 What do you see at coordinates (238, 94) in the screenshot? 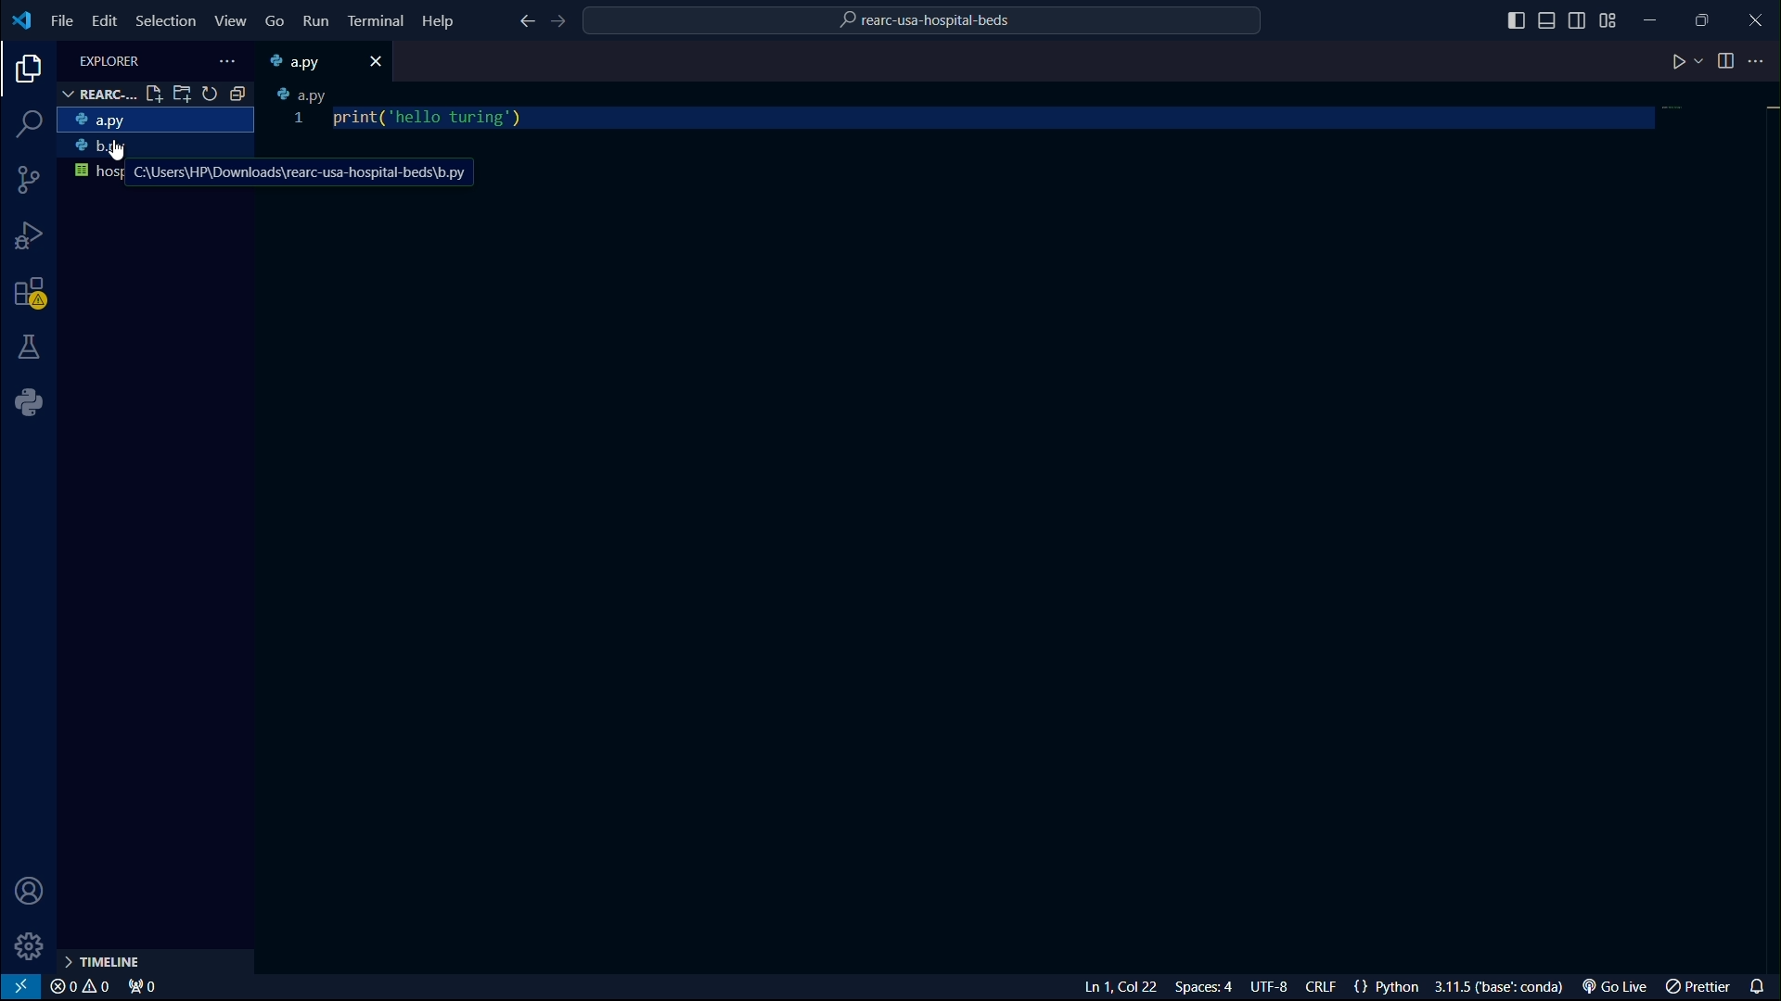
I see `collapse folder in explorer` at bounding box center [238, 94].